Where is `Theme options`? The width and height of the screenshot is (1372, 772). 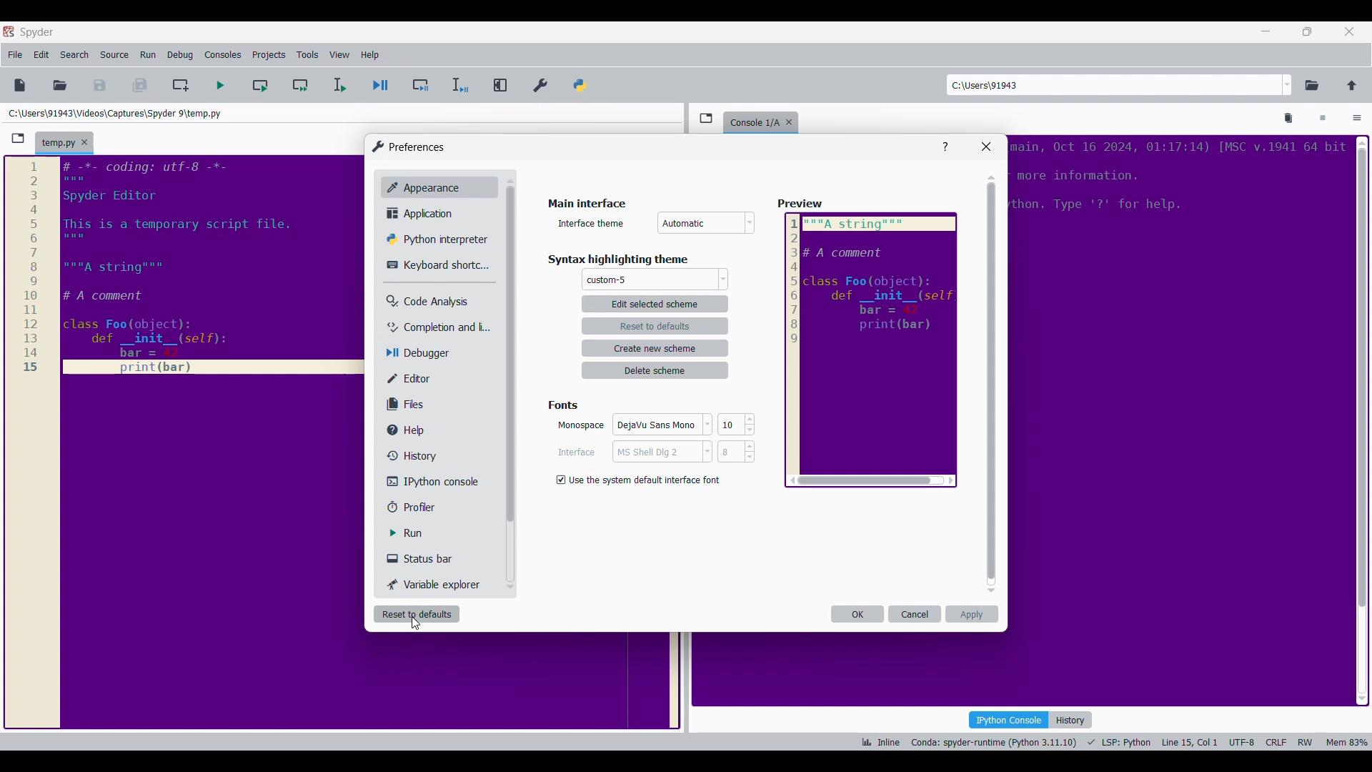 Theme options is located at coordinates (656, 280).